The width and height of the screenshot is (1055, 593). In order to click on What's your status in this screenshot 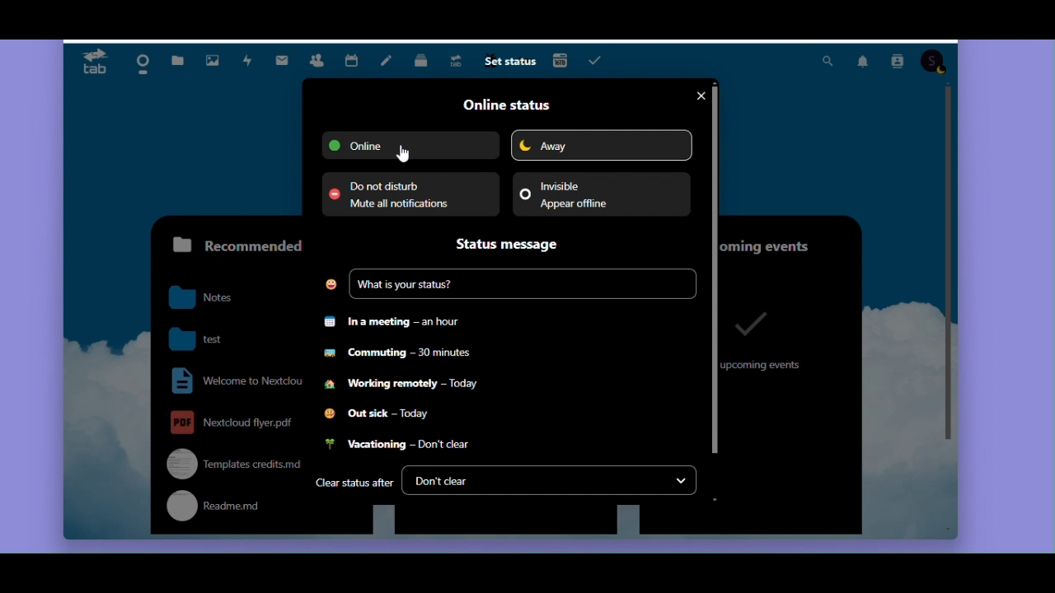, I will do `click(509, 285)`.